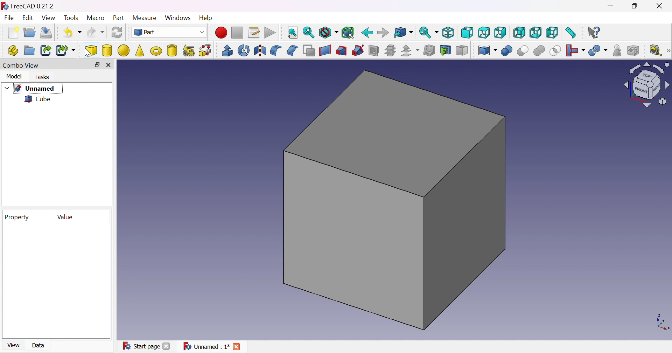  Describe the element at coordinates (9, 18) in the screenshot. I see `File` at that location.